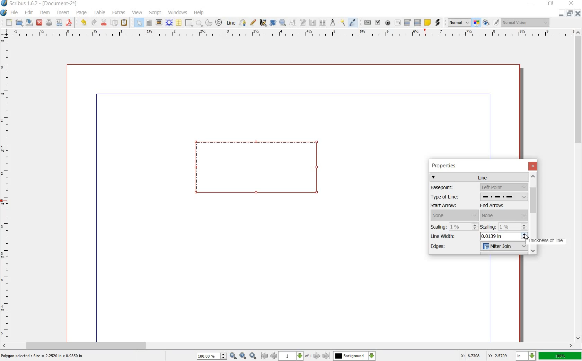 The width and height of the screenshot is (582, 361). What do you see at coordinates (273, 356) in the screenshot?
I see `go to previous page` at bounding box center [273, 356].